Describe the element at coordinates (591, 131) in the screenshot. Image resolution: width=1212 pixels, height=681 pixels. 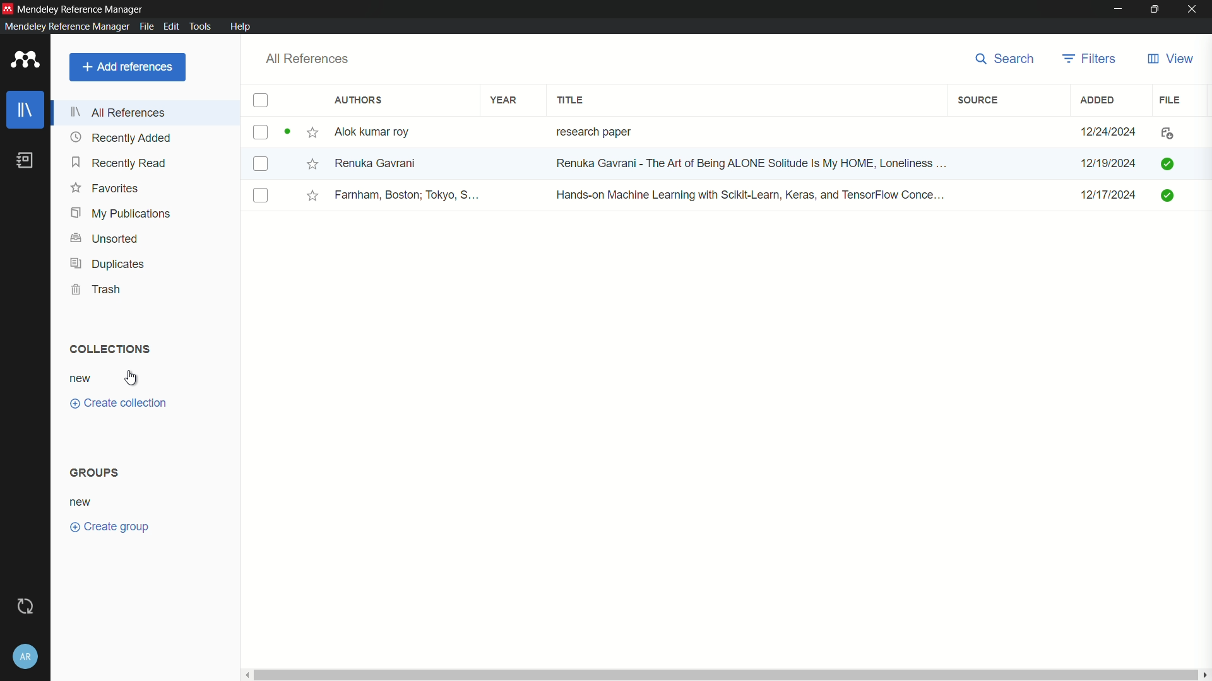
I see `research paper` at that location.